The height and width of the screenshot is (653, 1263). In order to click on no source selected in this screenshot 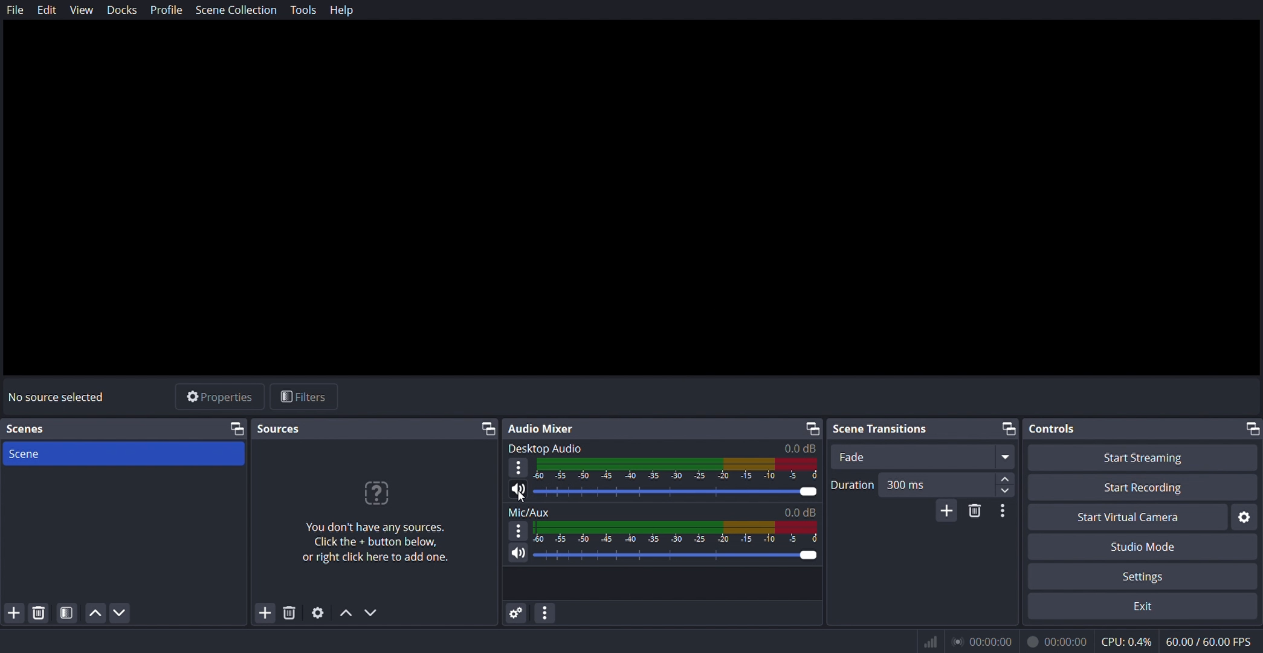, I will do `click(62, 395)`.